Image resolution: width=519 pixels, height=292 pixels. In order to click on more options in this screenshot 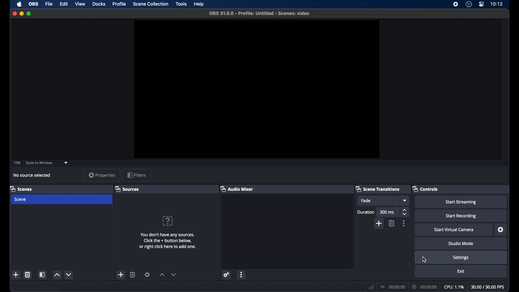, I will do `click(242, 275)`.